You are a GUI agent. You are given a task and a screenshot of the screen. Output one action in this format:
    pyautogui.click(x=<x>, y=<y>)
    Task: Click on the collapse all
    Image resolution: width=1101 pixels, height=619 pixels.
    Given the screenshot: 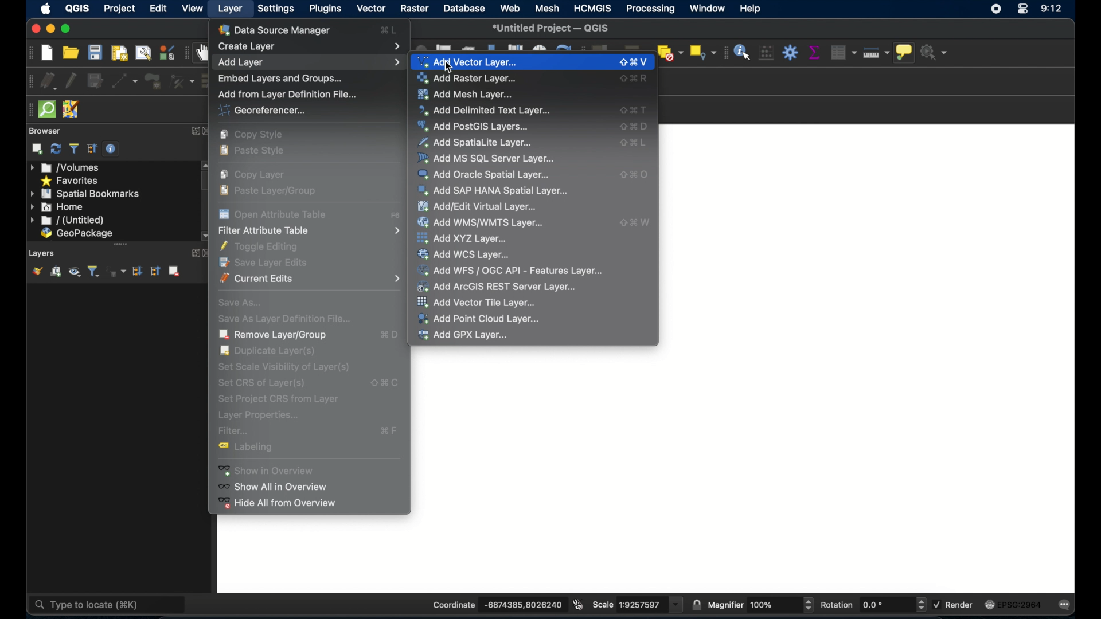 What is the action you would take?
    pyautogui.click(x=156, y=272)
    